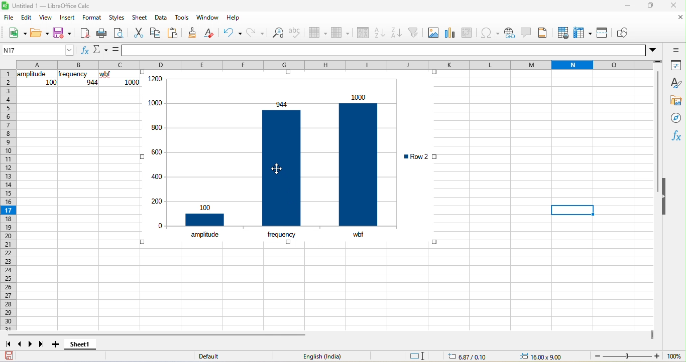 This screenshot has height=362, width=686. Describe the element at coordinates (675, 99) in the screenshot. I see `gallery` at that location.